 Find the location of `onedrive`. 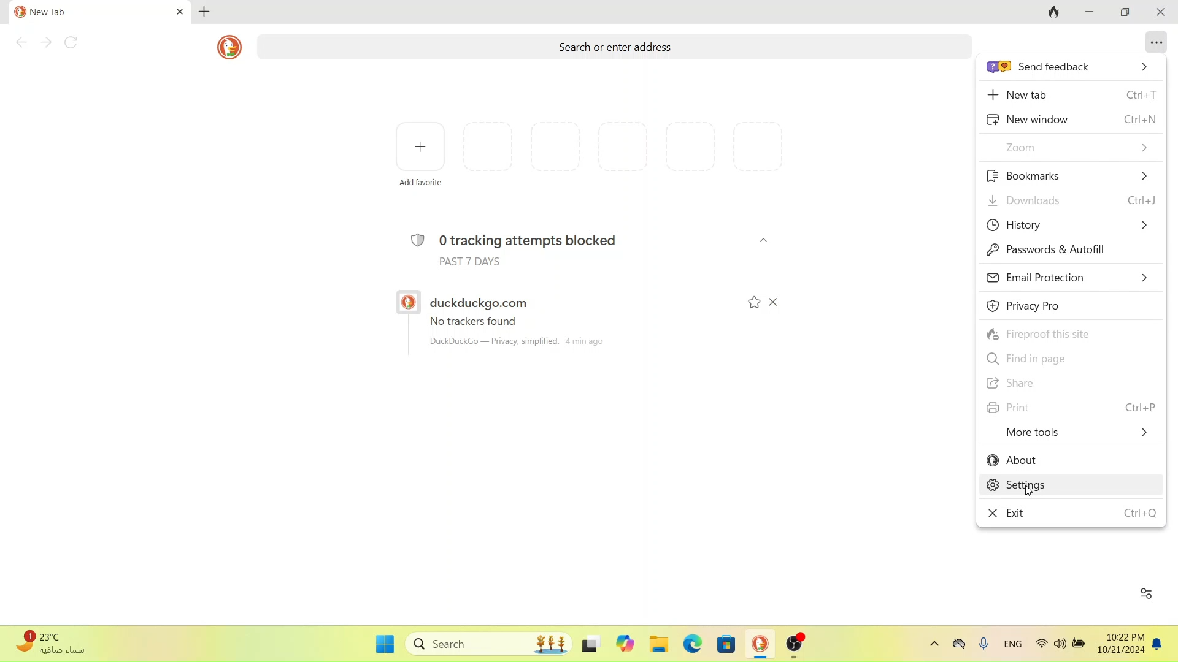

onedrive is located at coordinates (960, 645).